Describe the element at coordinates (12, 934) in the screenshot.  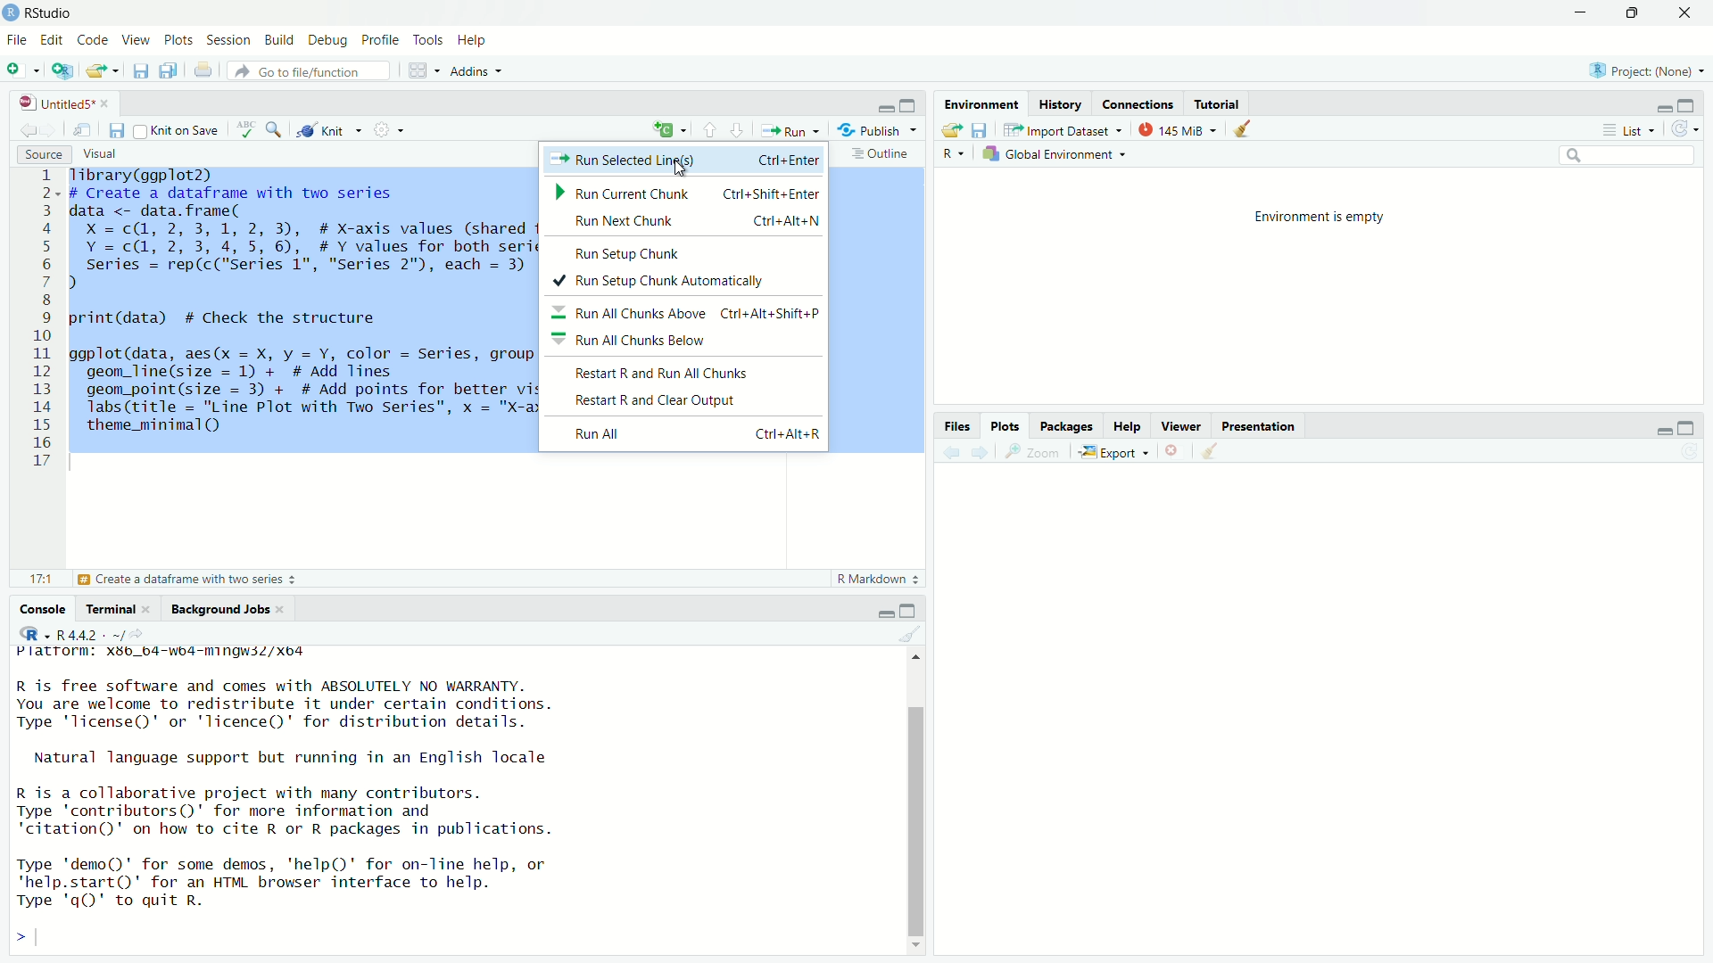
I see `>` at that location.